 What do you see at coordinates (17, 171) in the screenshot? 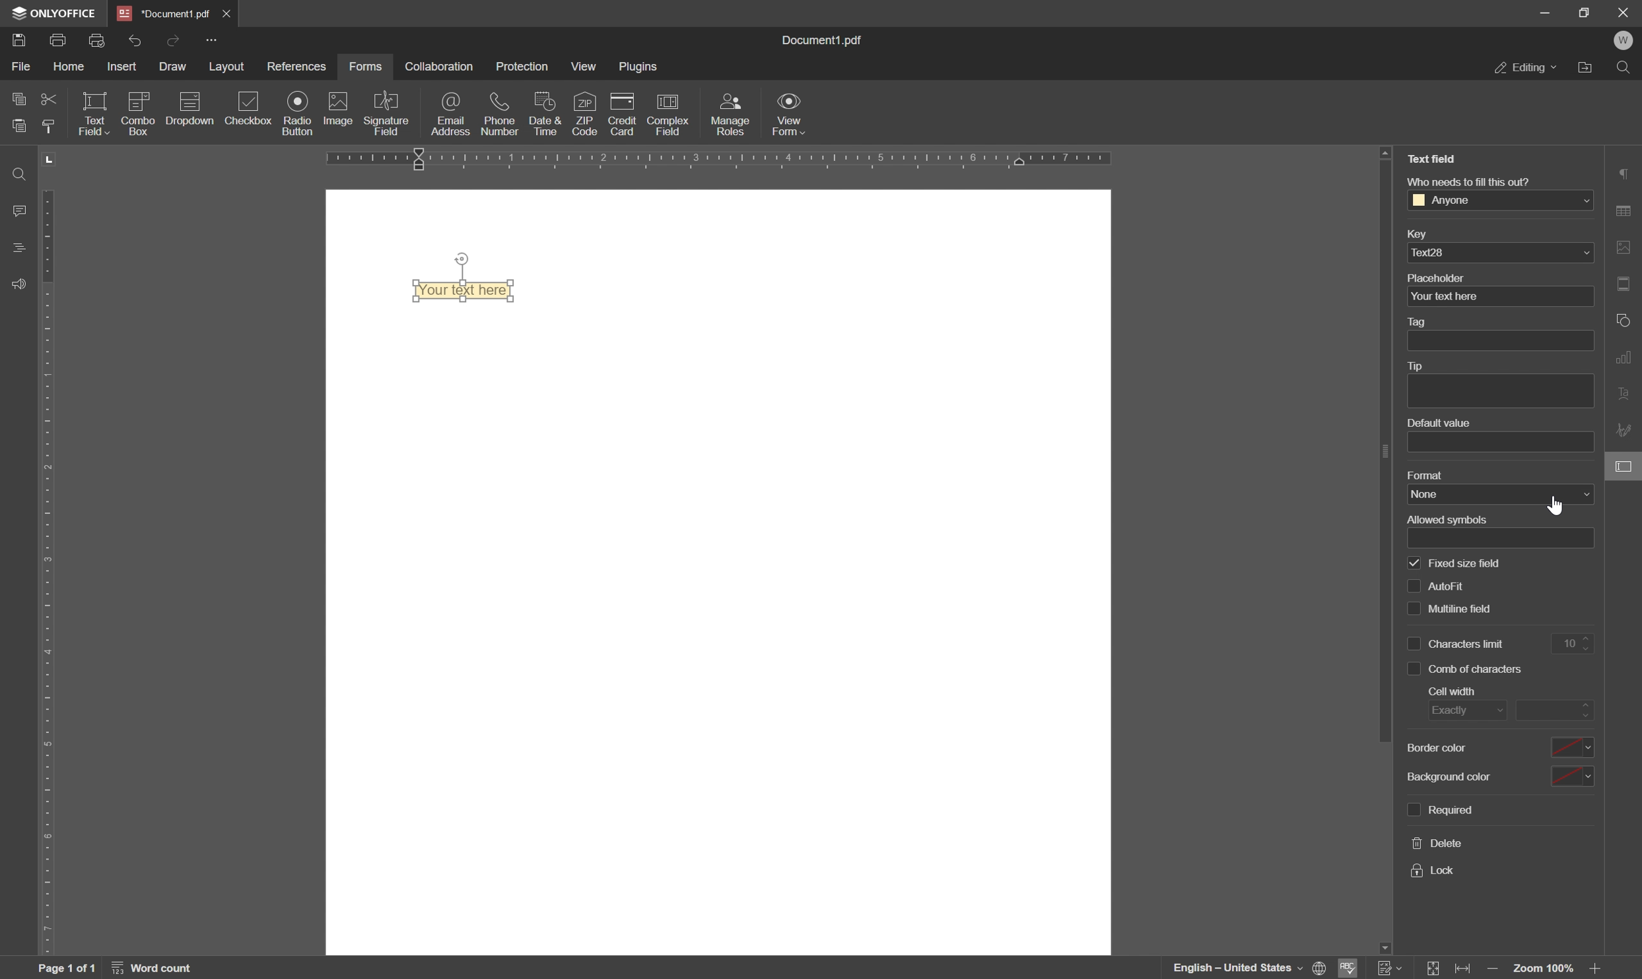
I see `find` at bounding box center [17, 171].